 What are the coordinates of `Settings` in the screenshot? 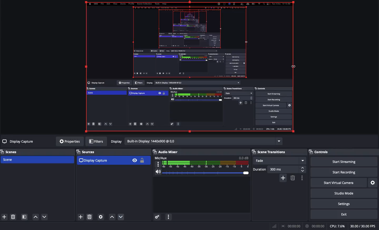 It's located at (373, 183).